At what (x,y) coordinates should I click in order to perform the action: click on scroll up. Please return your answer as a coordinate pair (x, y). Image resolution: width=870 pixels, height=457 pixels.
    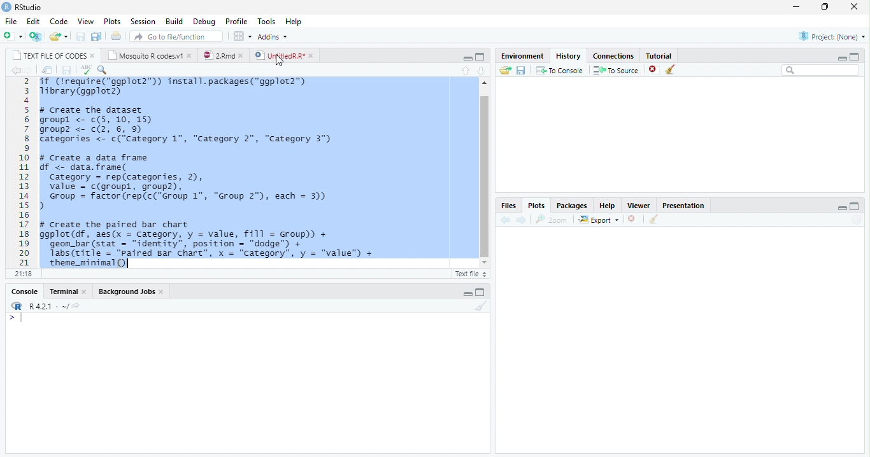
    Looking at the image, I should click on (485, 83).